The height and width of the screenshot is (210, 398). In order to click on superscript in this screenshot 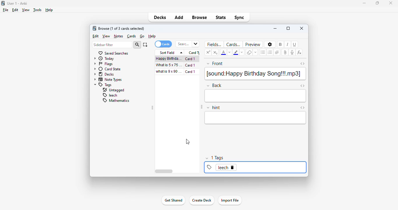, I will do `click(208, 52)`.